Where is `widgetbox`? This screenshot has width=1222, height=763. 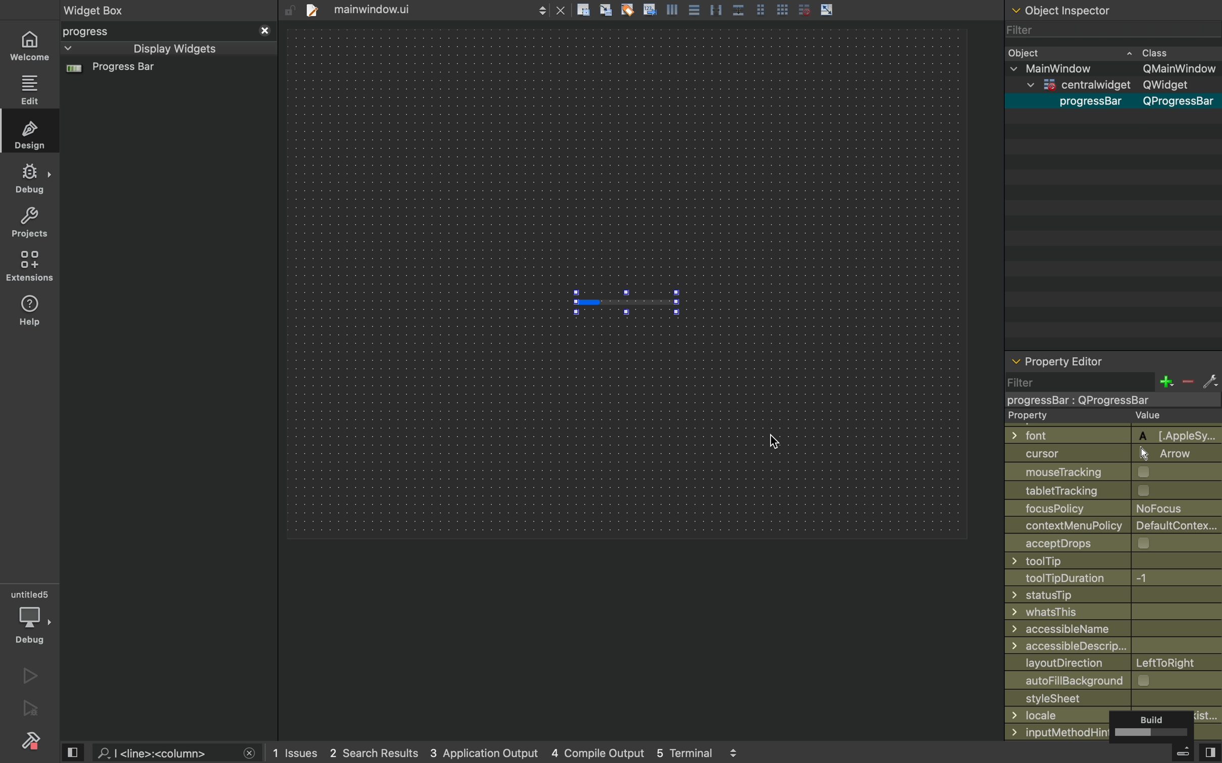 widgetbox is located at coordinates (135, 10).